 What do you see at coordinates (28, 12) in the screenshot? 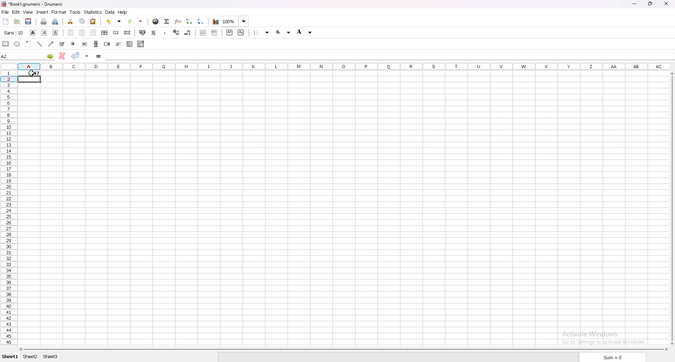
I see `view` at bounding box center [28, 12].